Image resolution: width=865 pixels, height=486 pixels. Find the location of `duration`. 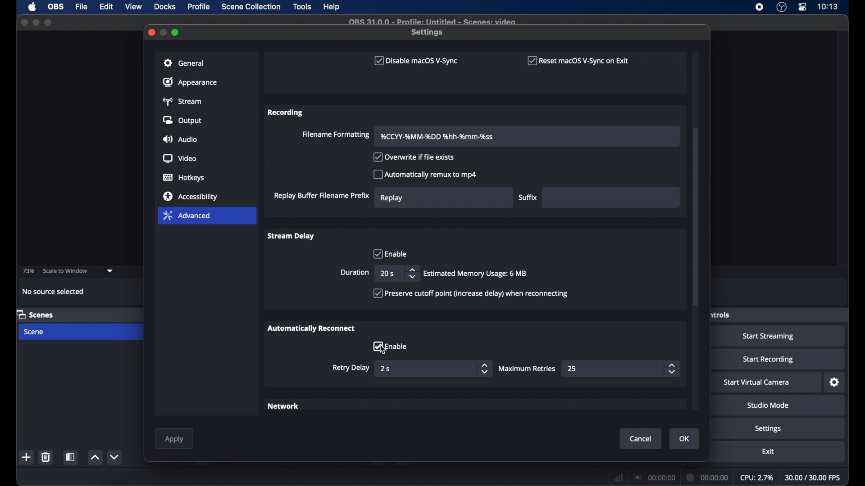

duration is located at coordinates (708, 477).